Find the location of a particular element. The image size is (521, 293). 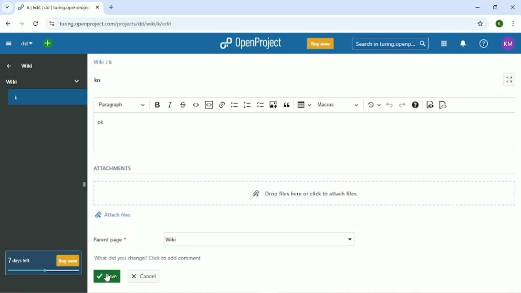

Italic is located at coordinates (170, 105).